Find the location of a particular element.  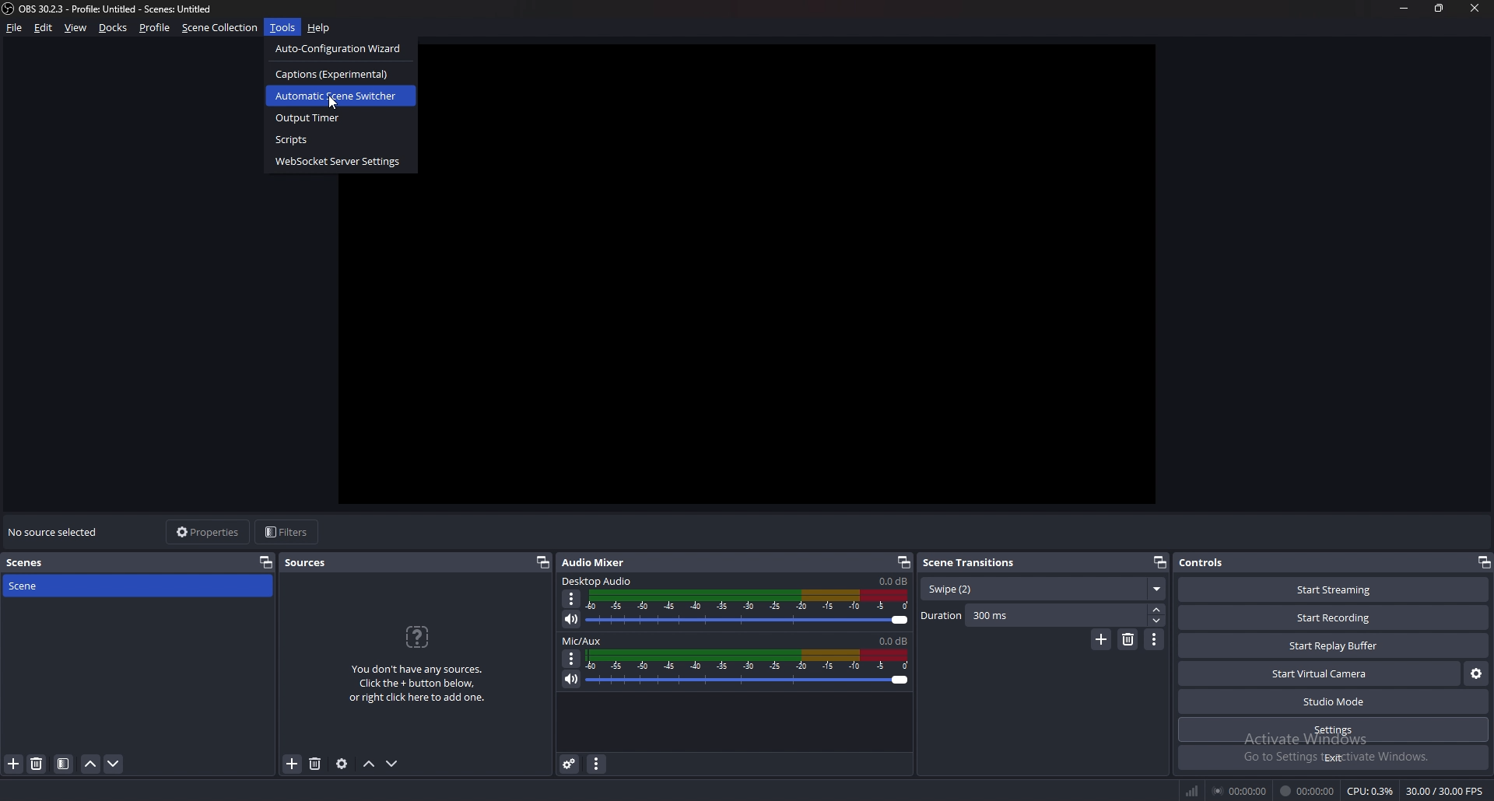

edit is located at coordinates (44, 27).